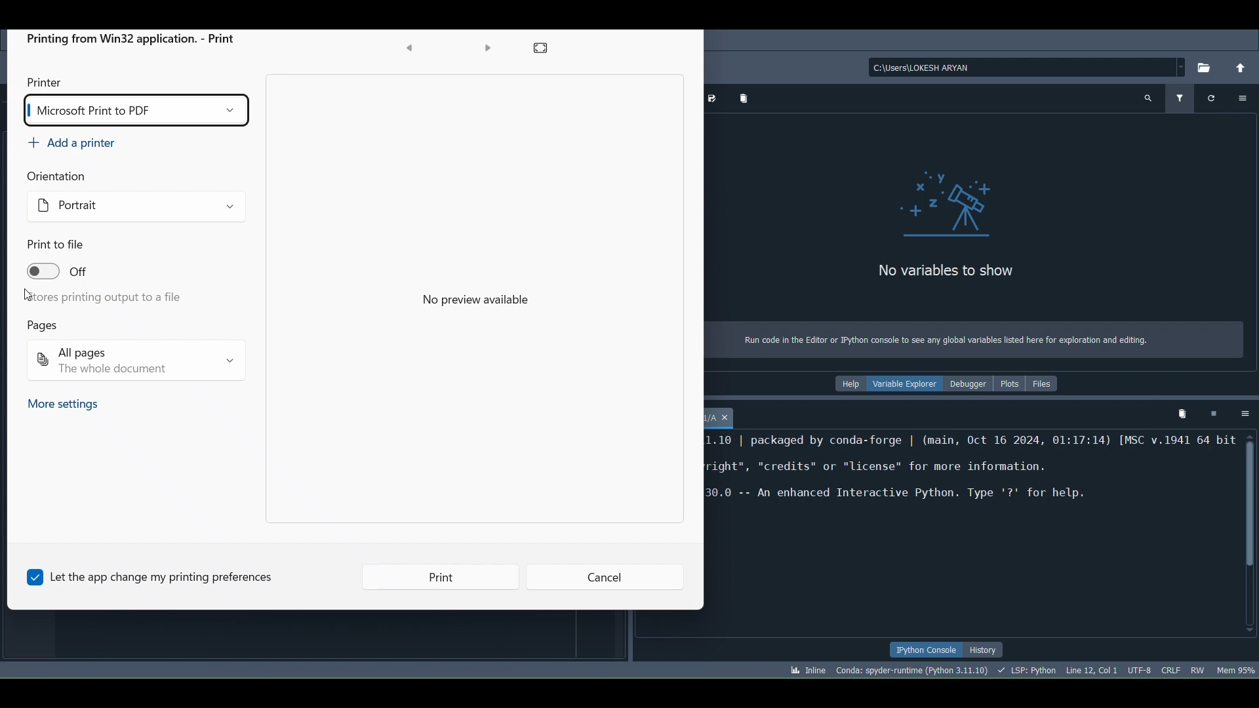  What do you see at coordinates (971, 385) in the screenshot?
I see `Debugger` at bounding box center [971, 385].